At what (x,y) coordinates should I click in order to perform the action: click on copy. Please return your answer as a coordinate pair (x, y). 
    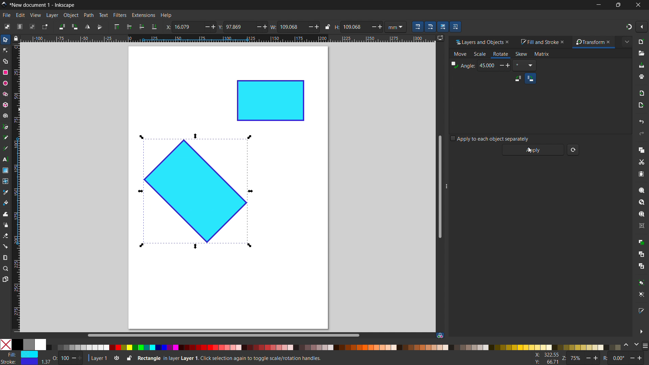
    Looking at the image, I should click on (642, 150).